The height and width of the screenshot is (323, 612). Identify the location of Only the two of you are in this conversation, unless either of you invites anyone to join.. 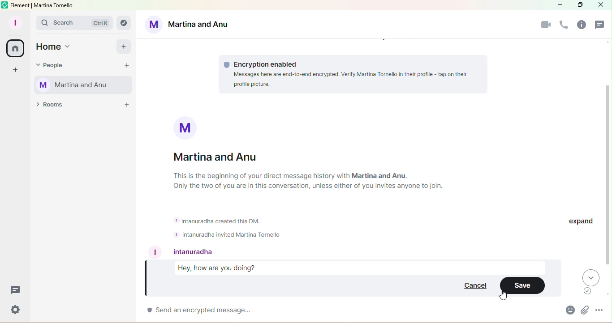
(316, 187).